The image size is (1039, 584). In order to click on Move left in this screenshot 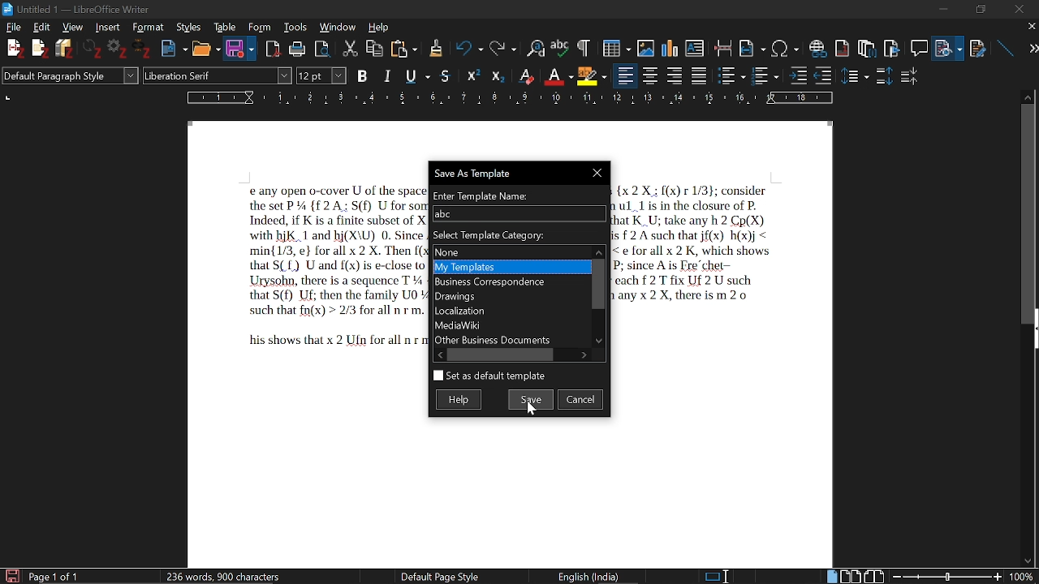, I will do `click(438, 354)`.